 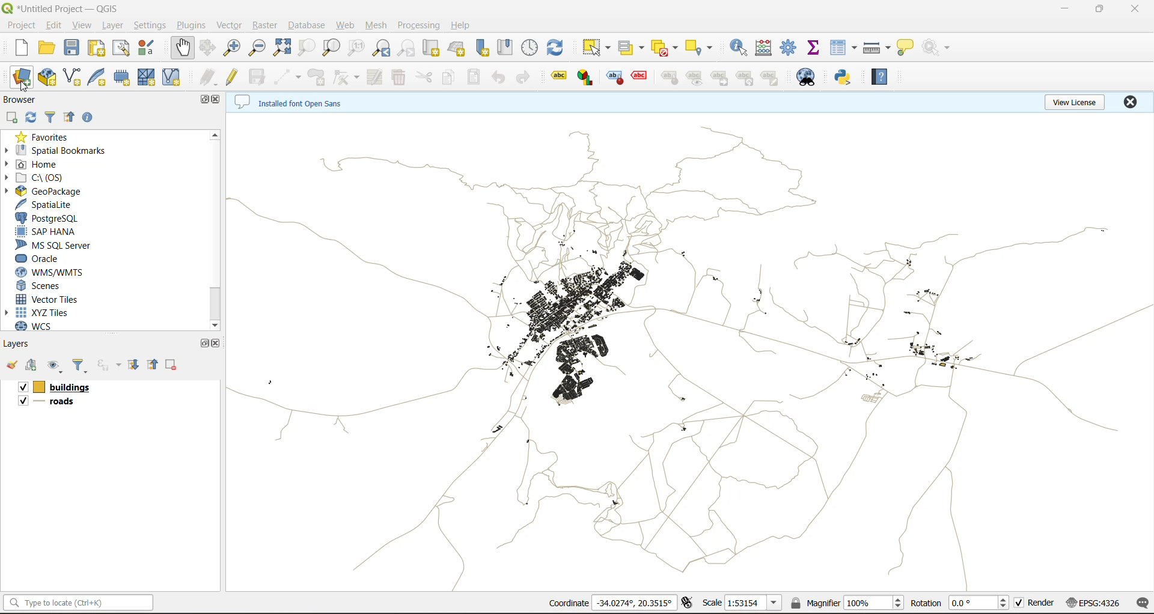 I want to click on coordinates, so click(x=634, y=603).